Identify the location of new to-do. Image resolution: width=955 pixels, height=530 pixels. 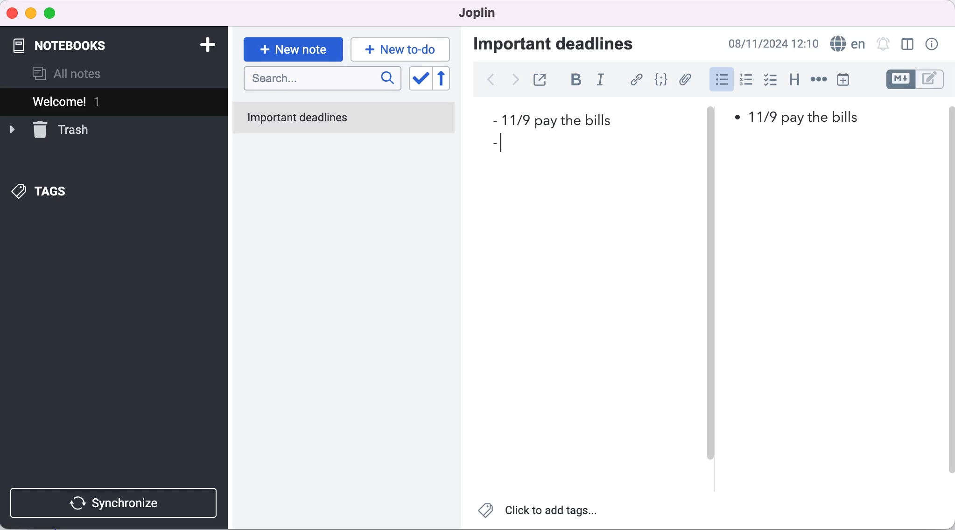
(403, 49).